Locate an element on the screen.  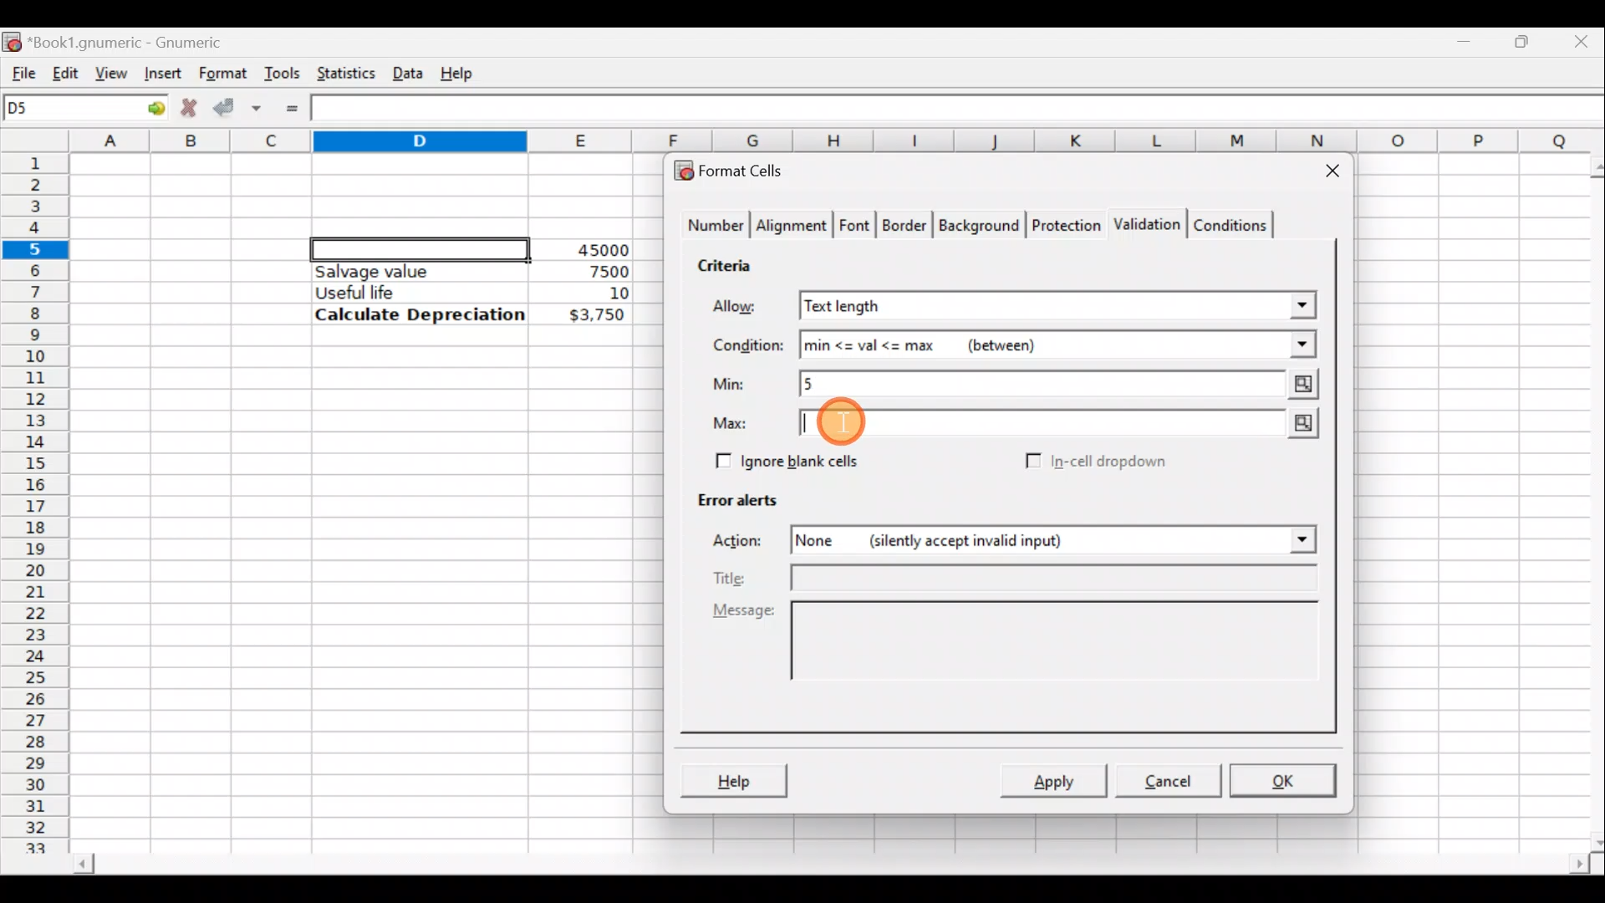
Calculate Depreciation is located at coordinates (420, 314).